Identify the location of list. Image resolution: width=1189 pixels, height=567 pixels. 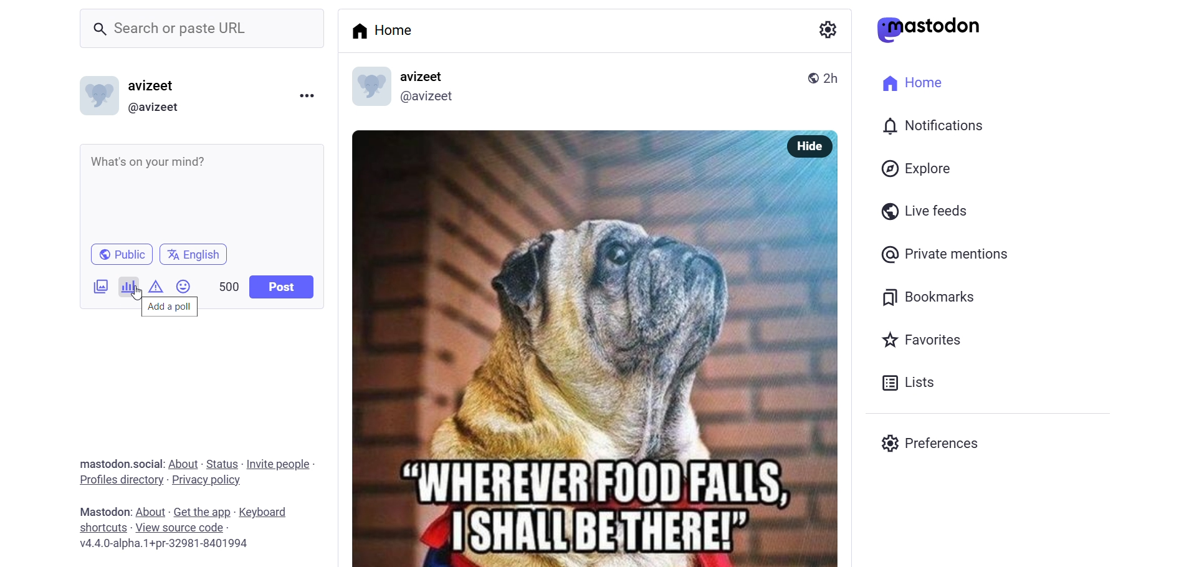
(905, 383).